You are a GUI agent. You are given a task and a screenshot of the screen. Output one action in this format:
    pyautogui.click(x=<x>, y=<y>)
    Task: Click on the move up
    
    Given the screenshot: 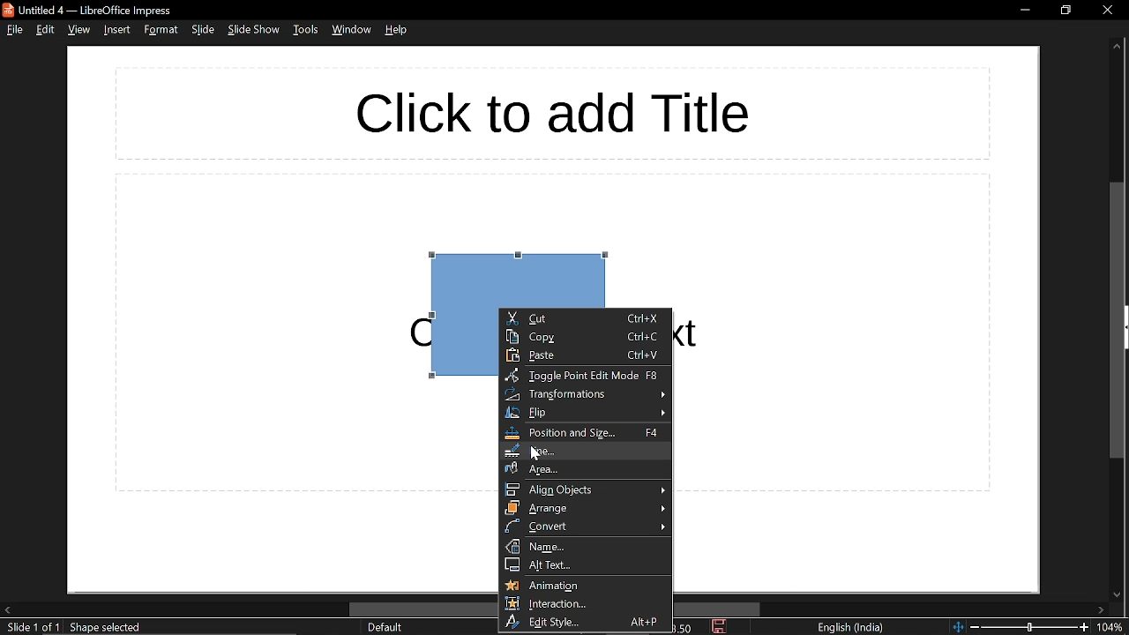 What is the action you would take?
    pyautogui.click(x=1117, y=47)
    